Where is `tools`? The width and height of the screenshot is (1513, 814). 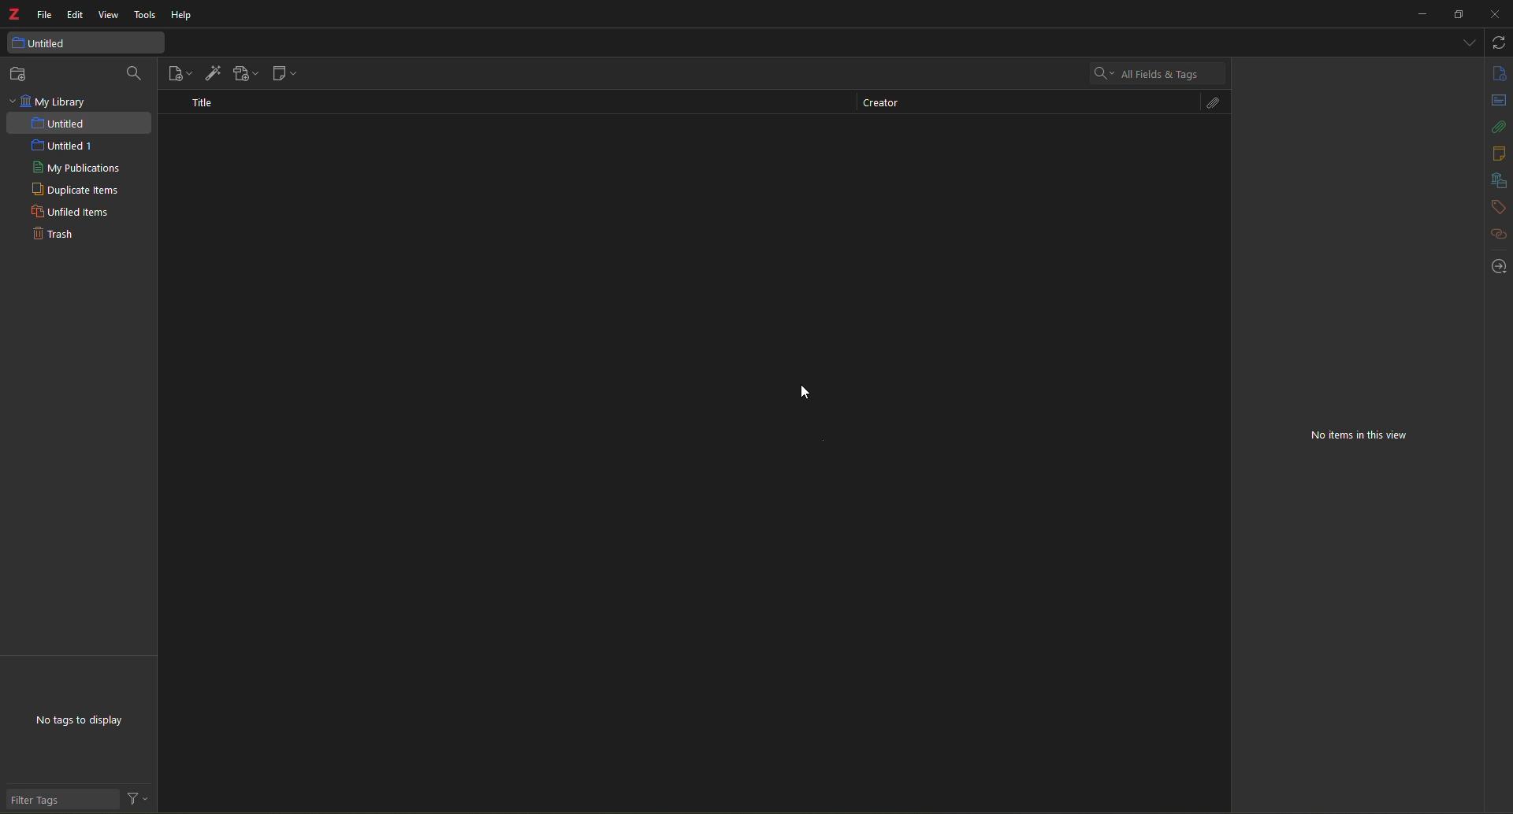 tools is located at coordinates (147, 17).